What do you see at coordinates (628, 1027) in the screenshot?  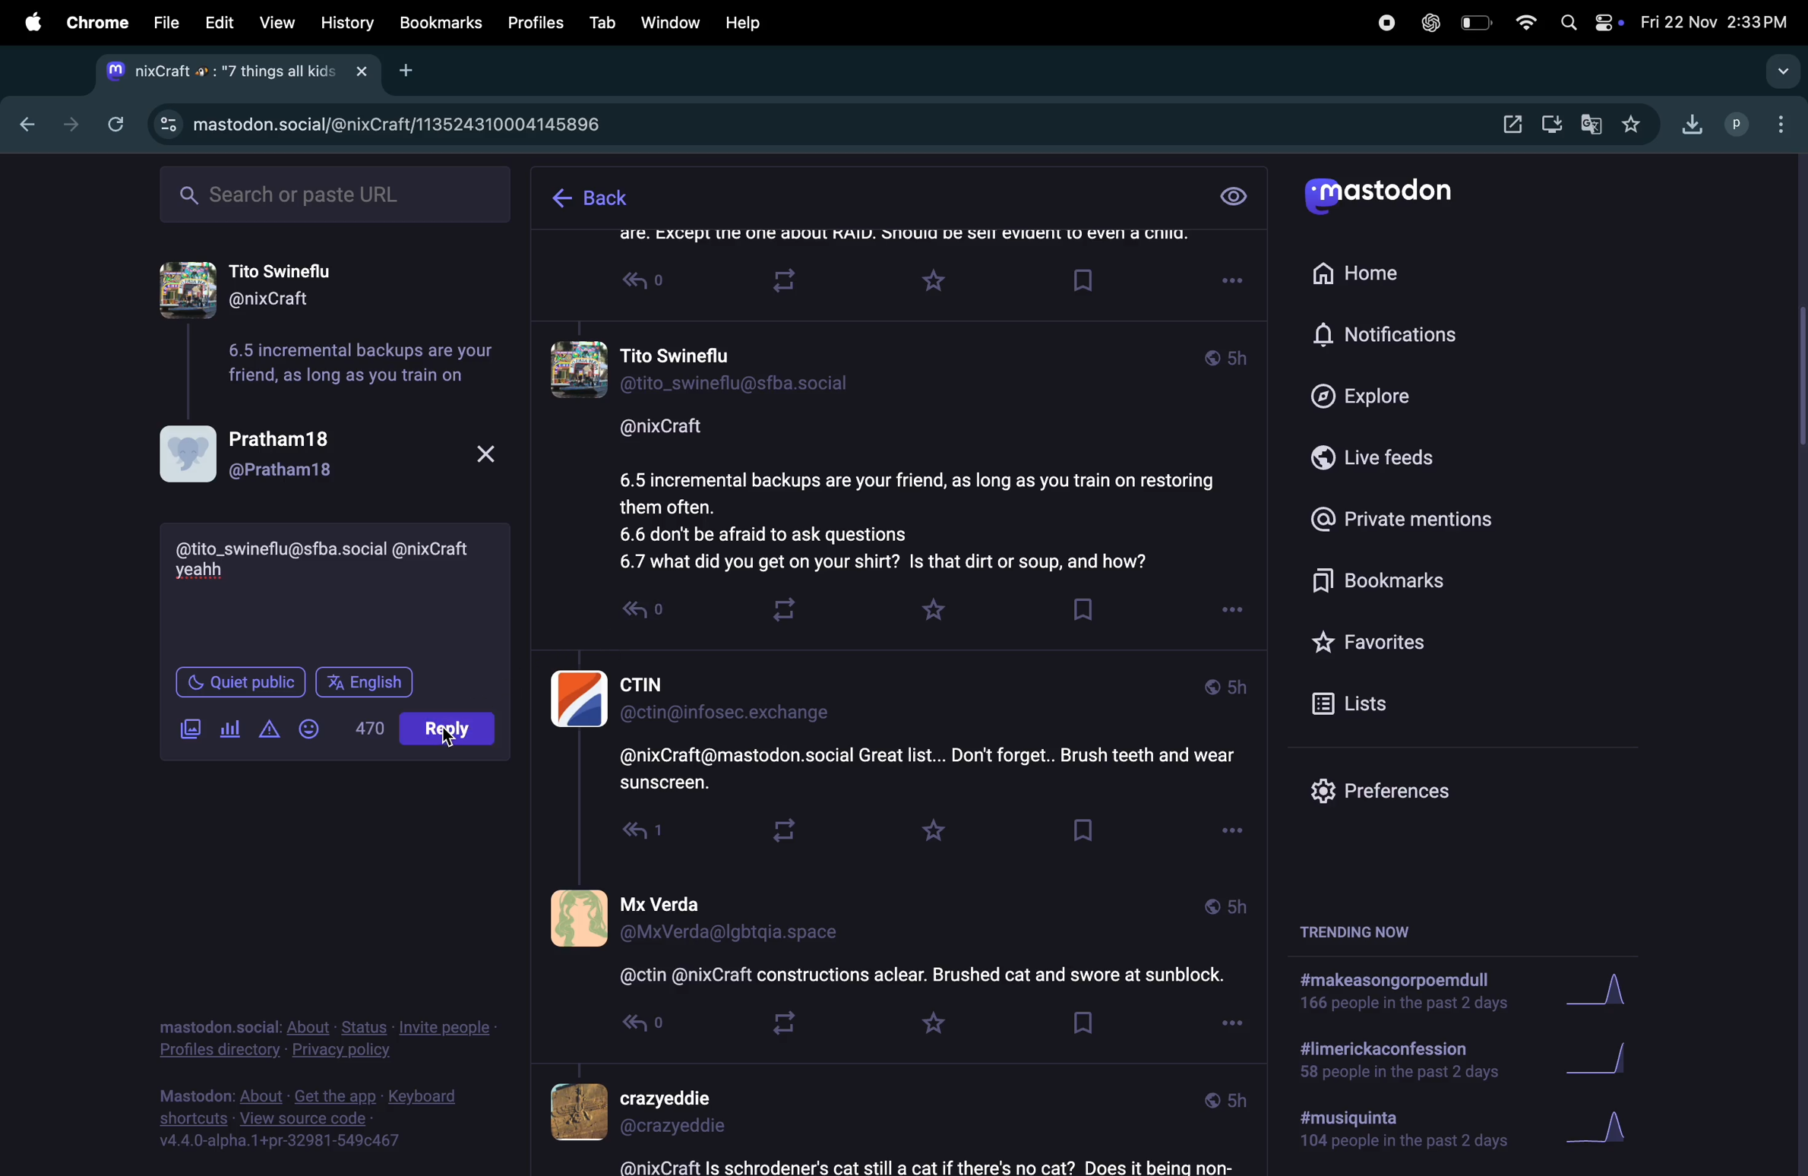 I see `Read` at bounding box center [628, 1027].